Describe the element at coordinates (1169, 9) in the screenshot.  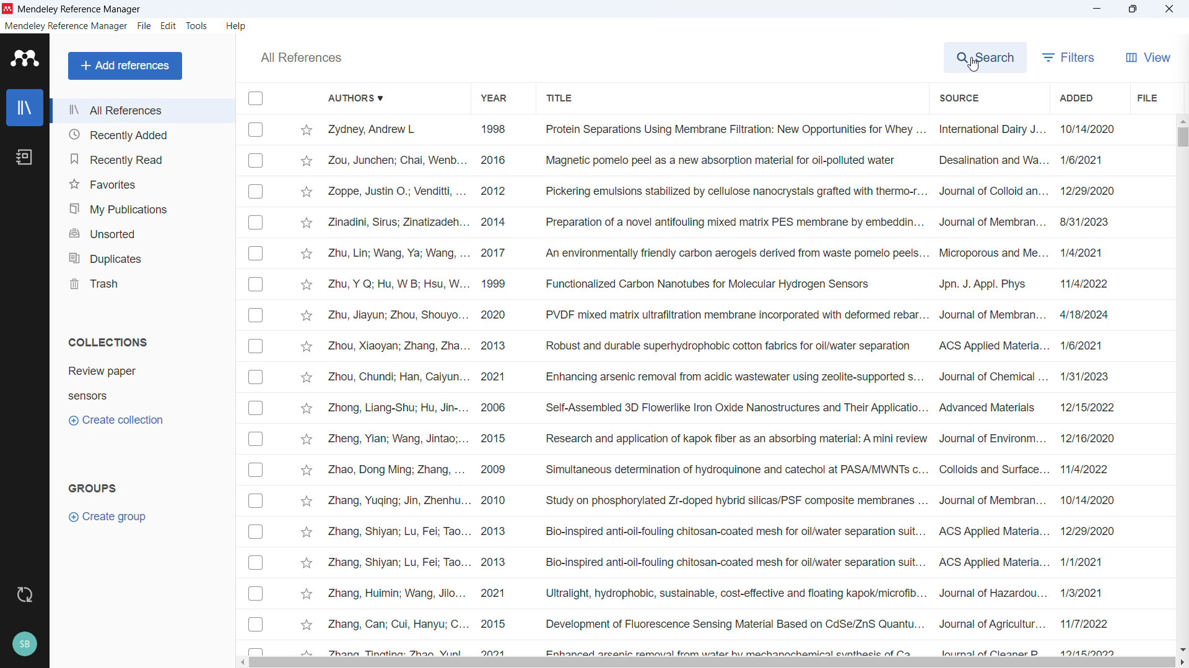
I see `Close ` at that location.